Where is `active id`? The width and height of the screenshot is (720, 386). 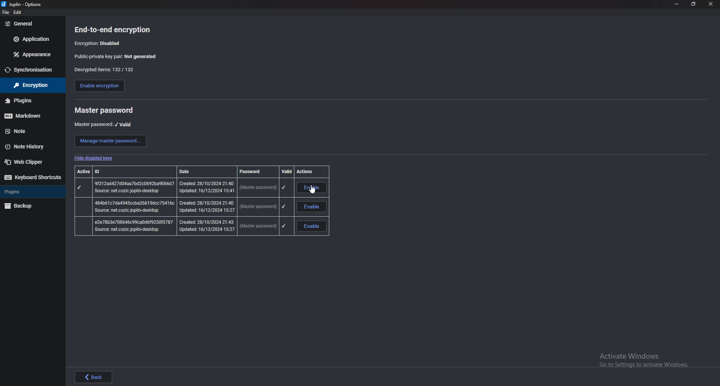
active id is located at coordinates (84, 172).